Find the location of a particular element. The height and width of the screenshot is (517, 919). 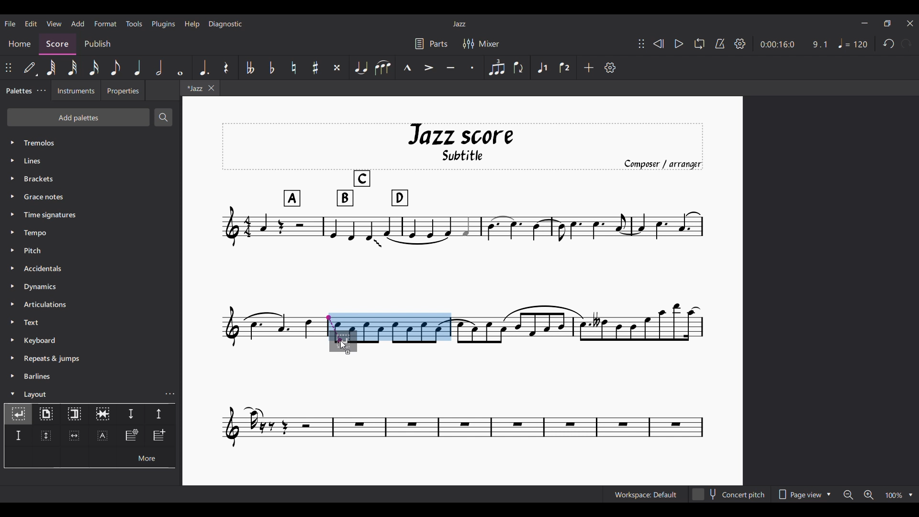

Default is located at coordinates (29, 67).